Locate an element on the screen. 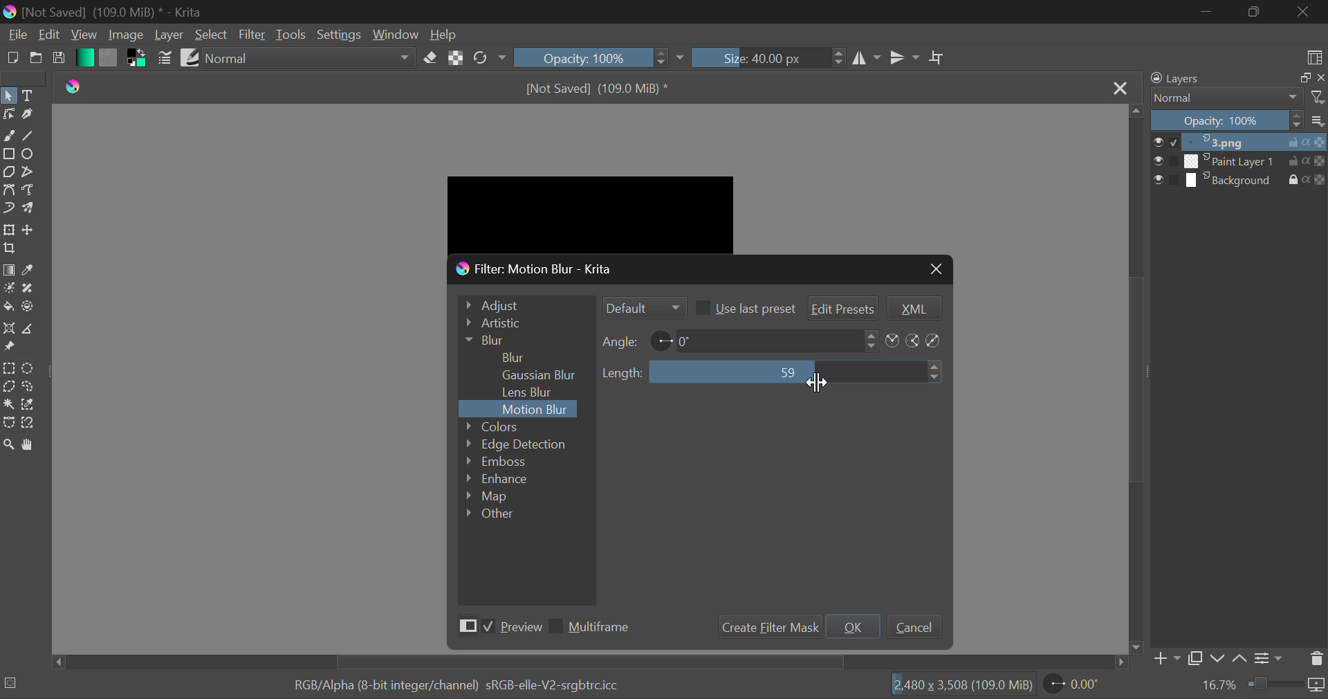 This screenshot has height=699, width=1328. Help is located at coordinates (445, 34).